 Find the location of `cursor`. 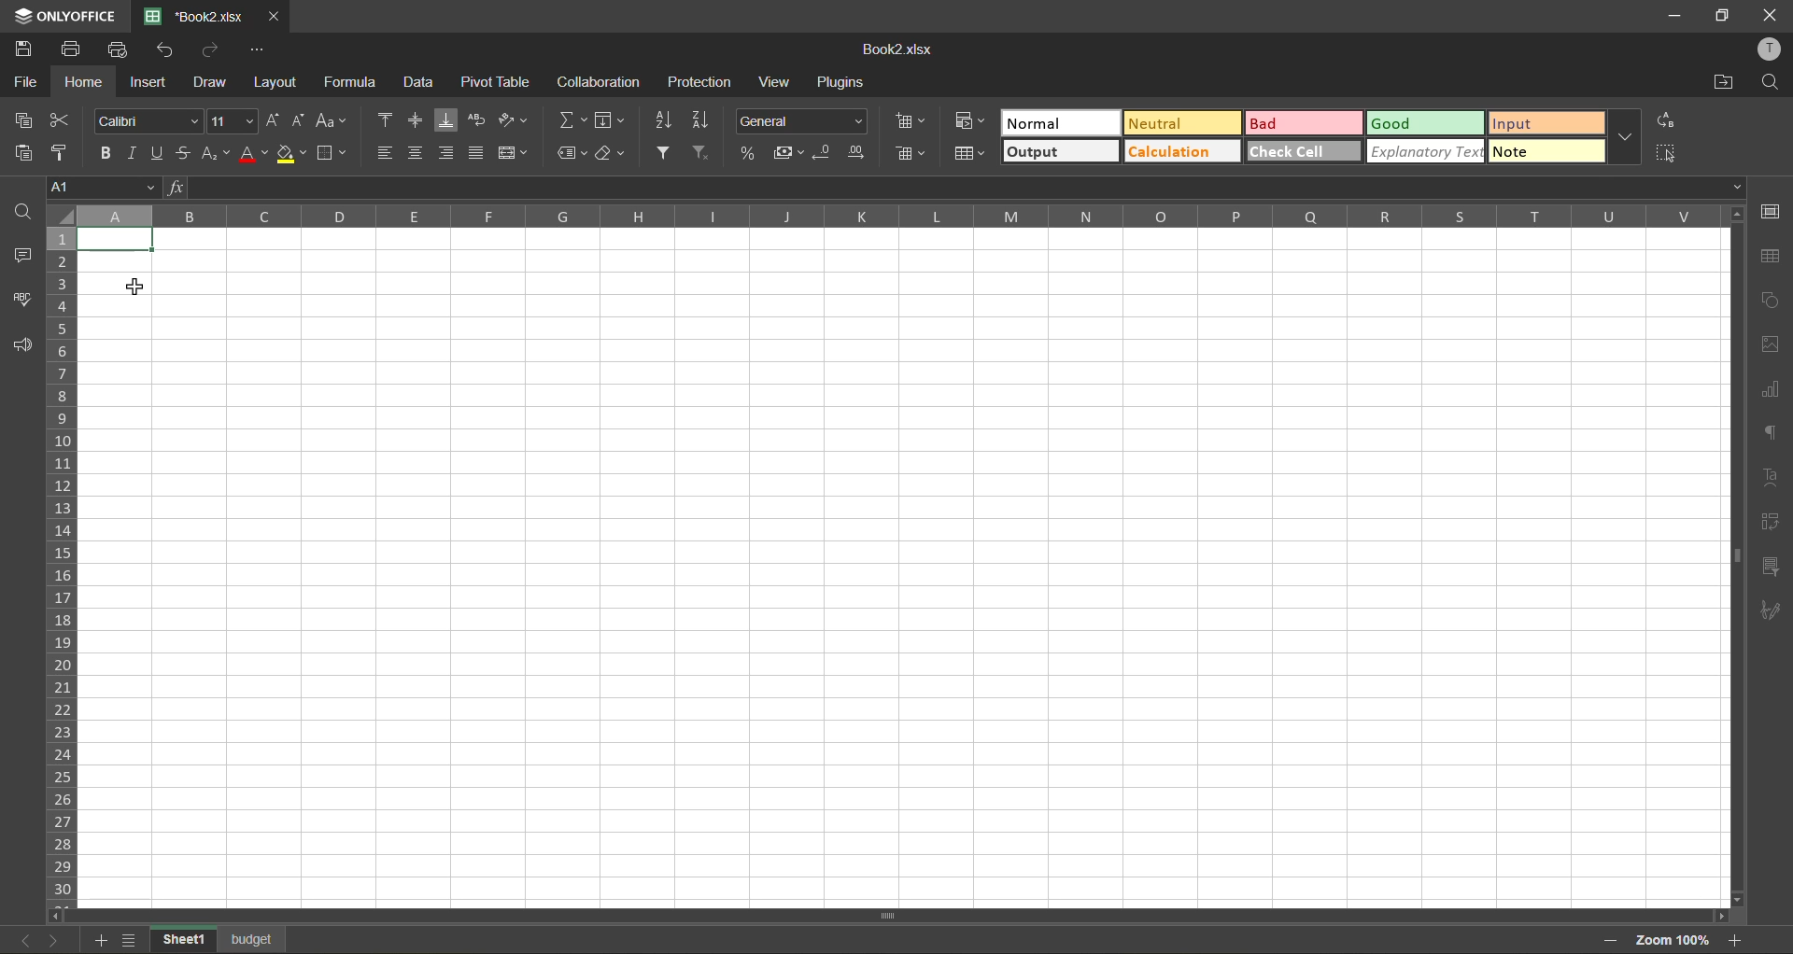

cursor is located at coordinates (134, 289).